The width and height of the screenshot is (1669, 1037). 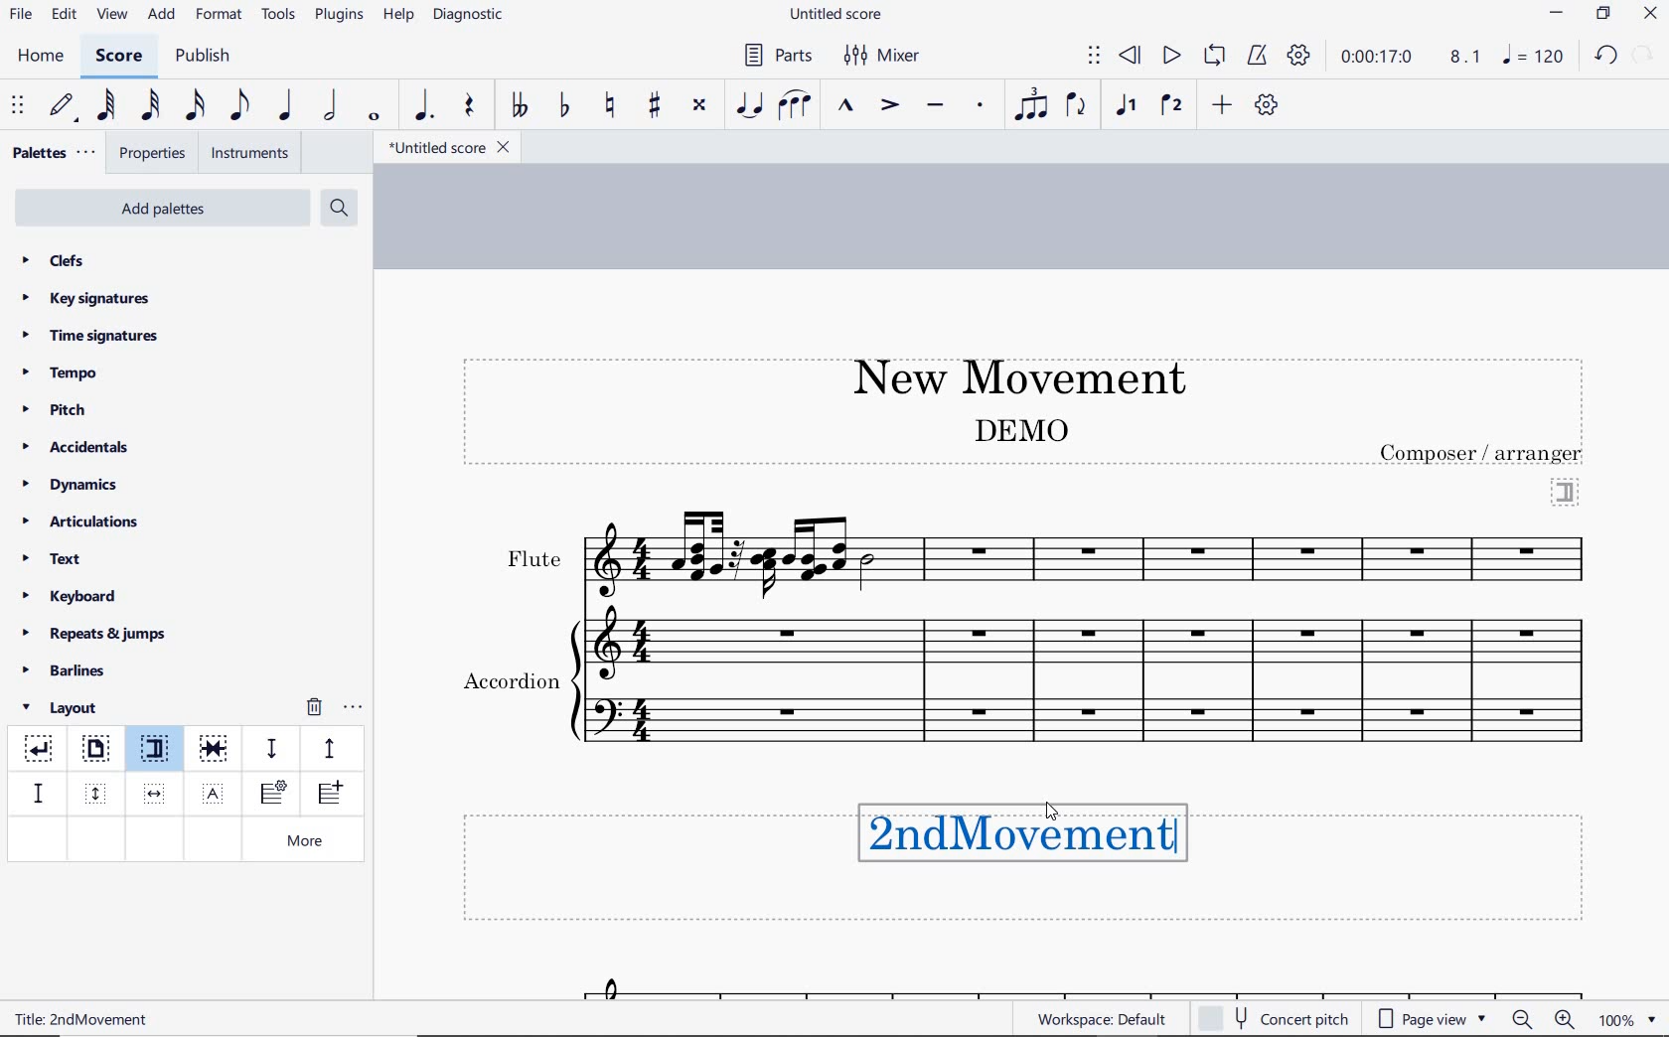 What do you see at coordinates (337, 209) in the screenshot?
I see `search palettes` at bounding box center [337, 209].